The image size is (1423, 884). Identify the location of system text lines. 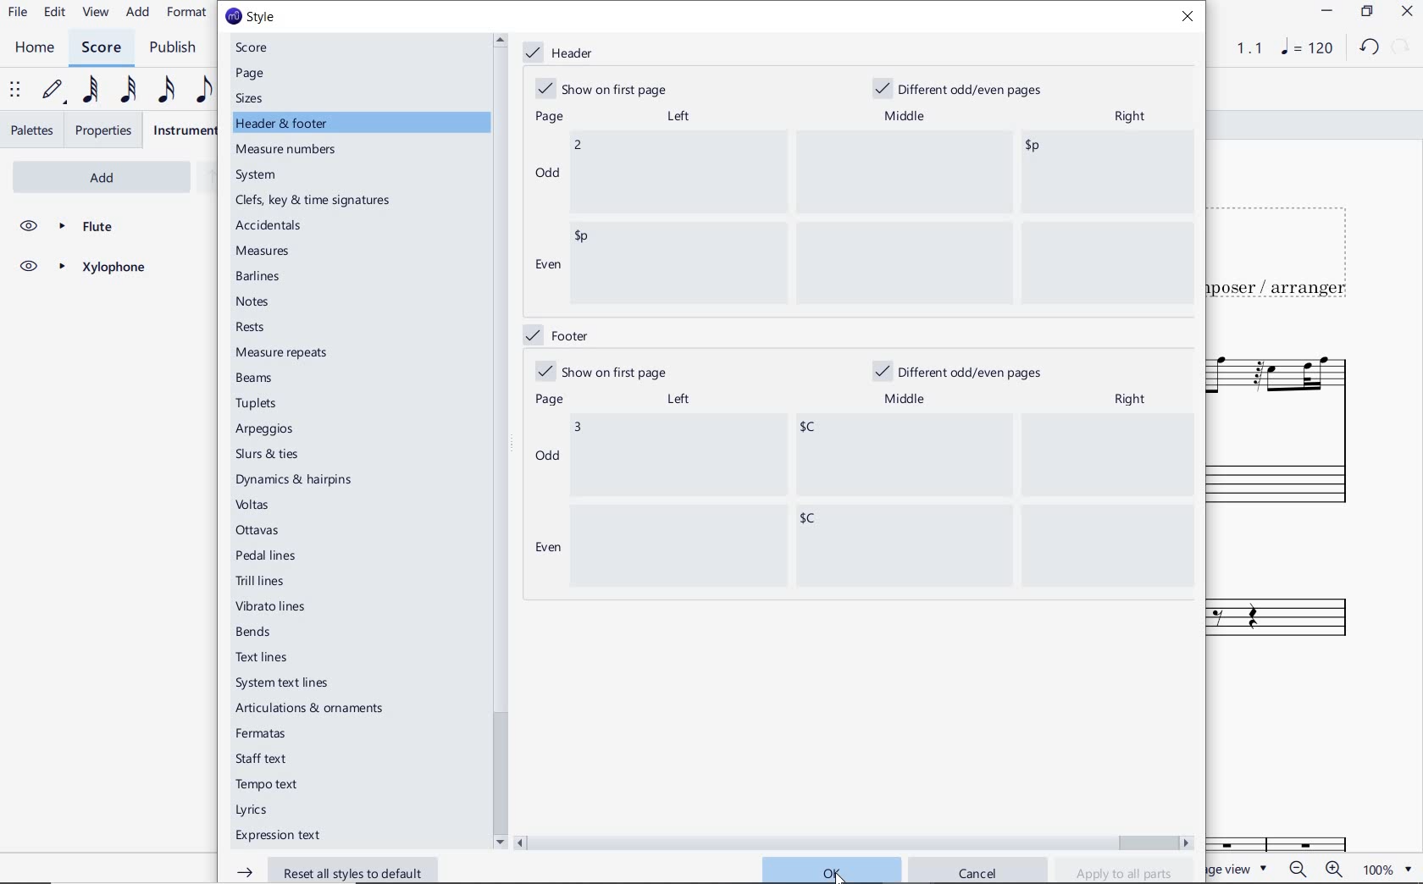
(284, 682).